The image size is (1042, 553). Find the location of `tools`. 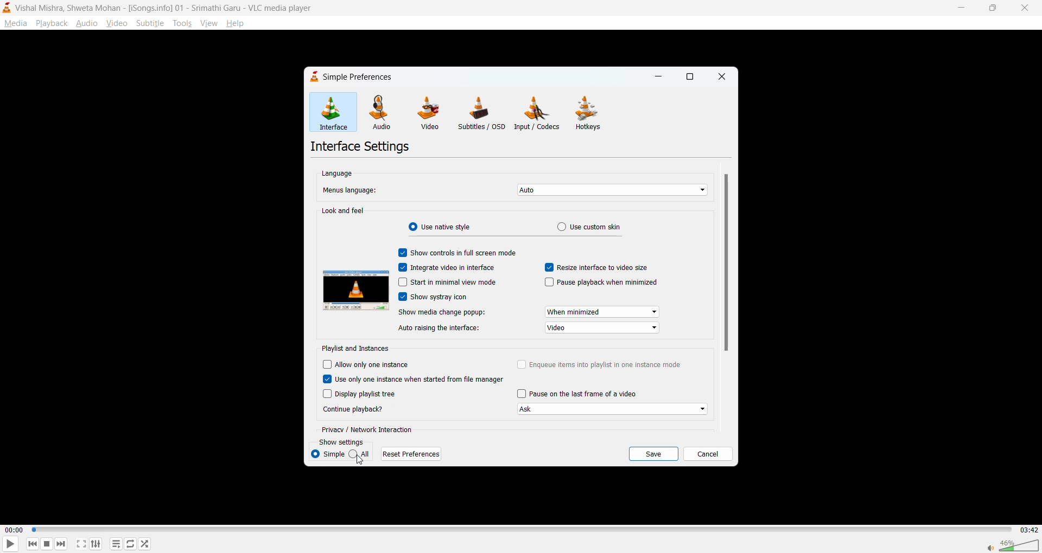

tools is located at coordinates (181, 23).